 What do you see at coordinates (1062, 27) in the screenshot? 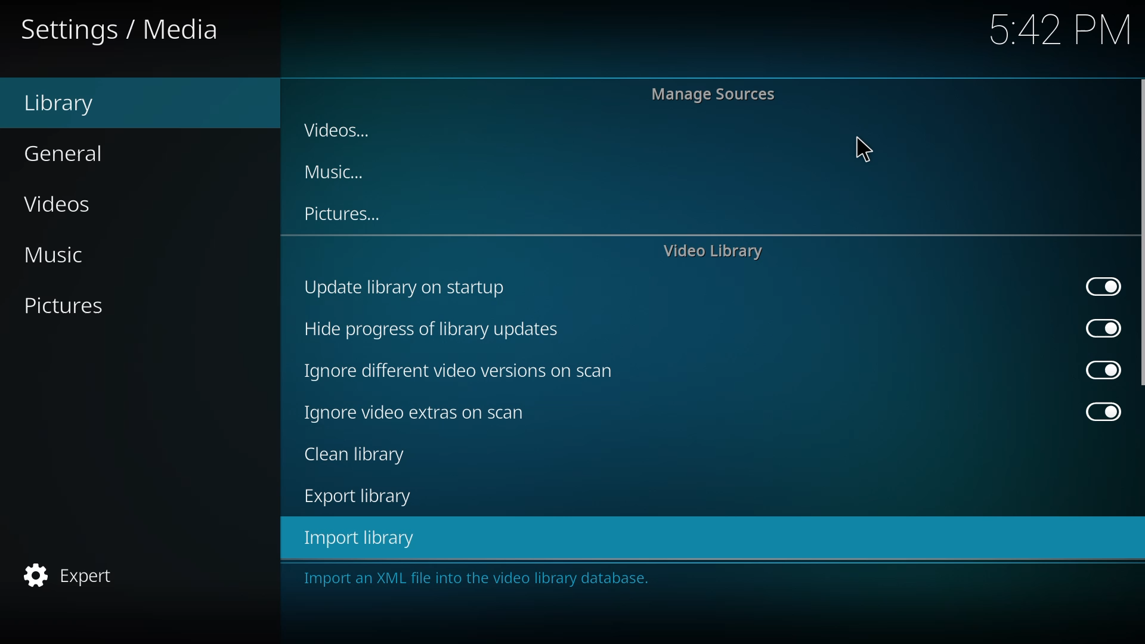
I see `time` at bounding box center [1062, 27].